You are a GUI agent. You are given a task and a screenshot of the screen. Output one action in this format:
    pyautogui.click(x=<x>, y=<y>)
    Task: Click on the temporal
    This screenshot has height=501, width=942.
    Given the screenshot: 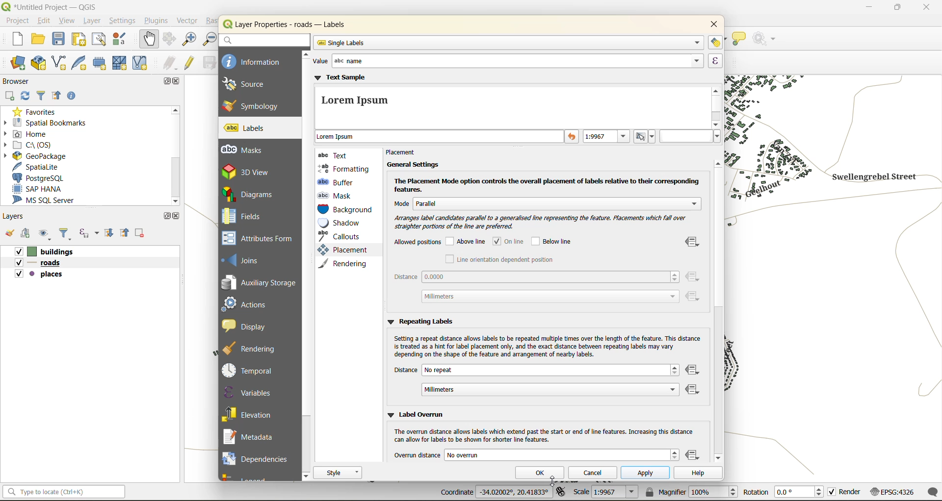 What is the action you would take?
    pyautogui.click(x=251, y=371)
    